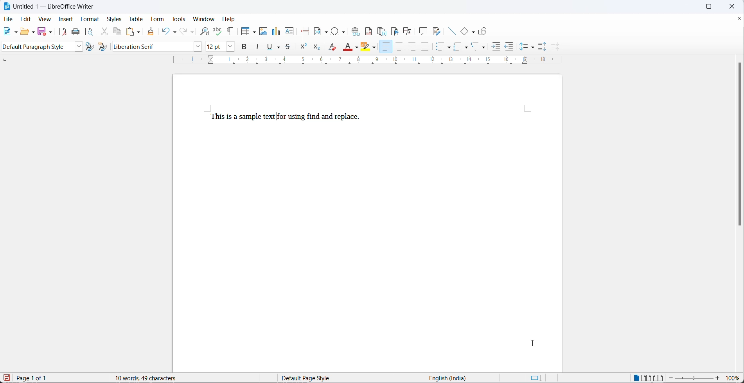 The width and height of the screenshot is (744, 383). I want to click on cursor, so click(535, 345).